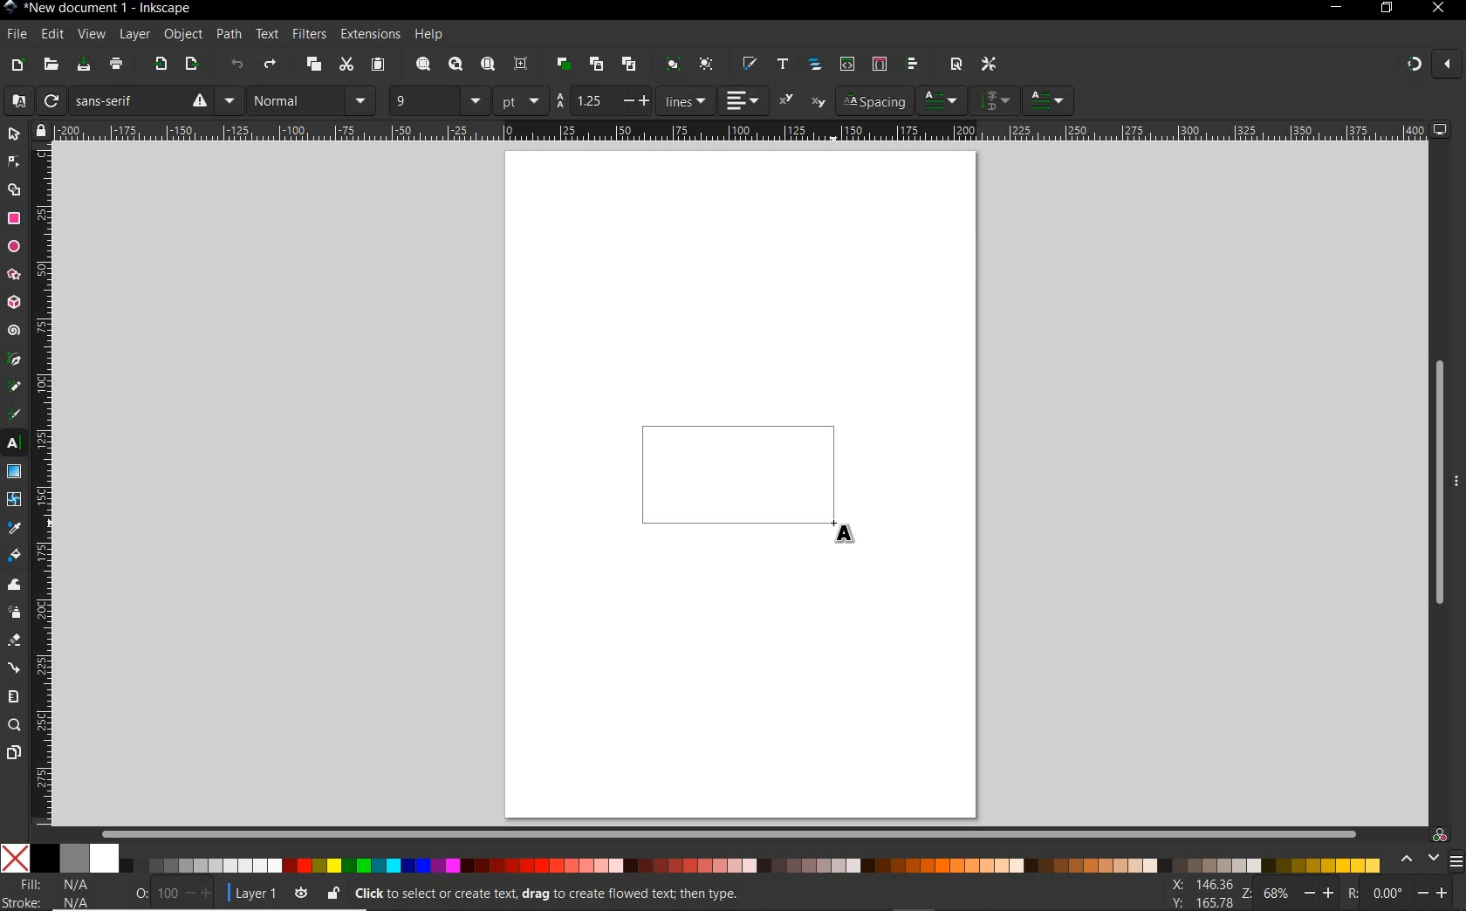  Describe the element at coordinates (1350, 892) in the screenshot. I see `rotation` at that location.